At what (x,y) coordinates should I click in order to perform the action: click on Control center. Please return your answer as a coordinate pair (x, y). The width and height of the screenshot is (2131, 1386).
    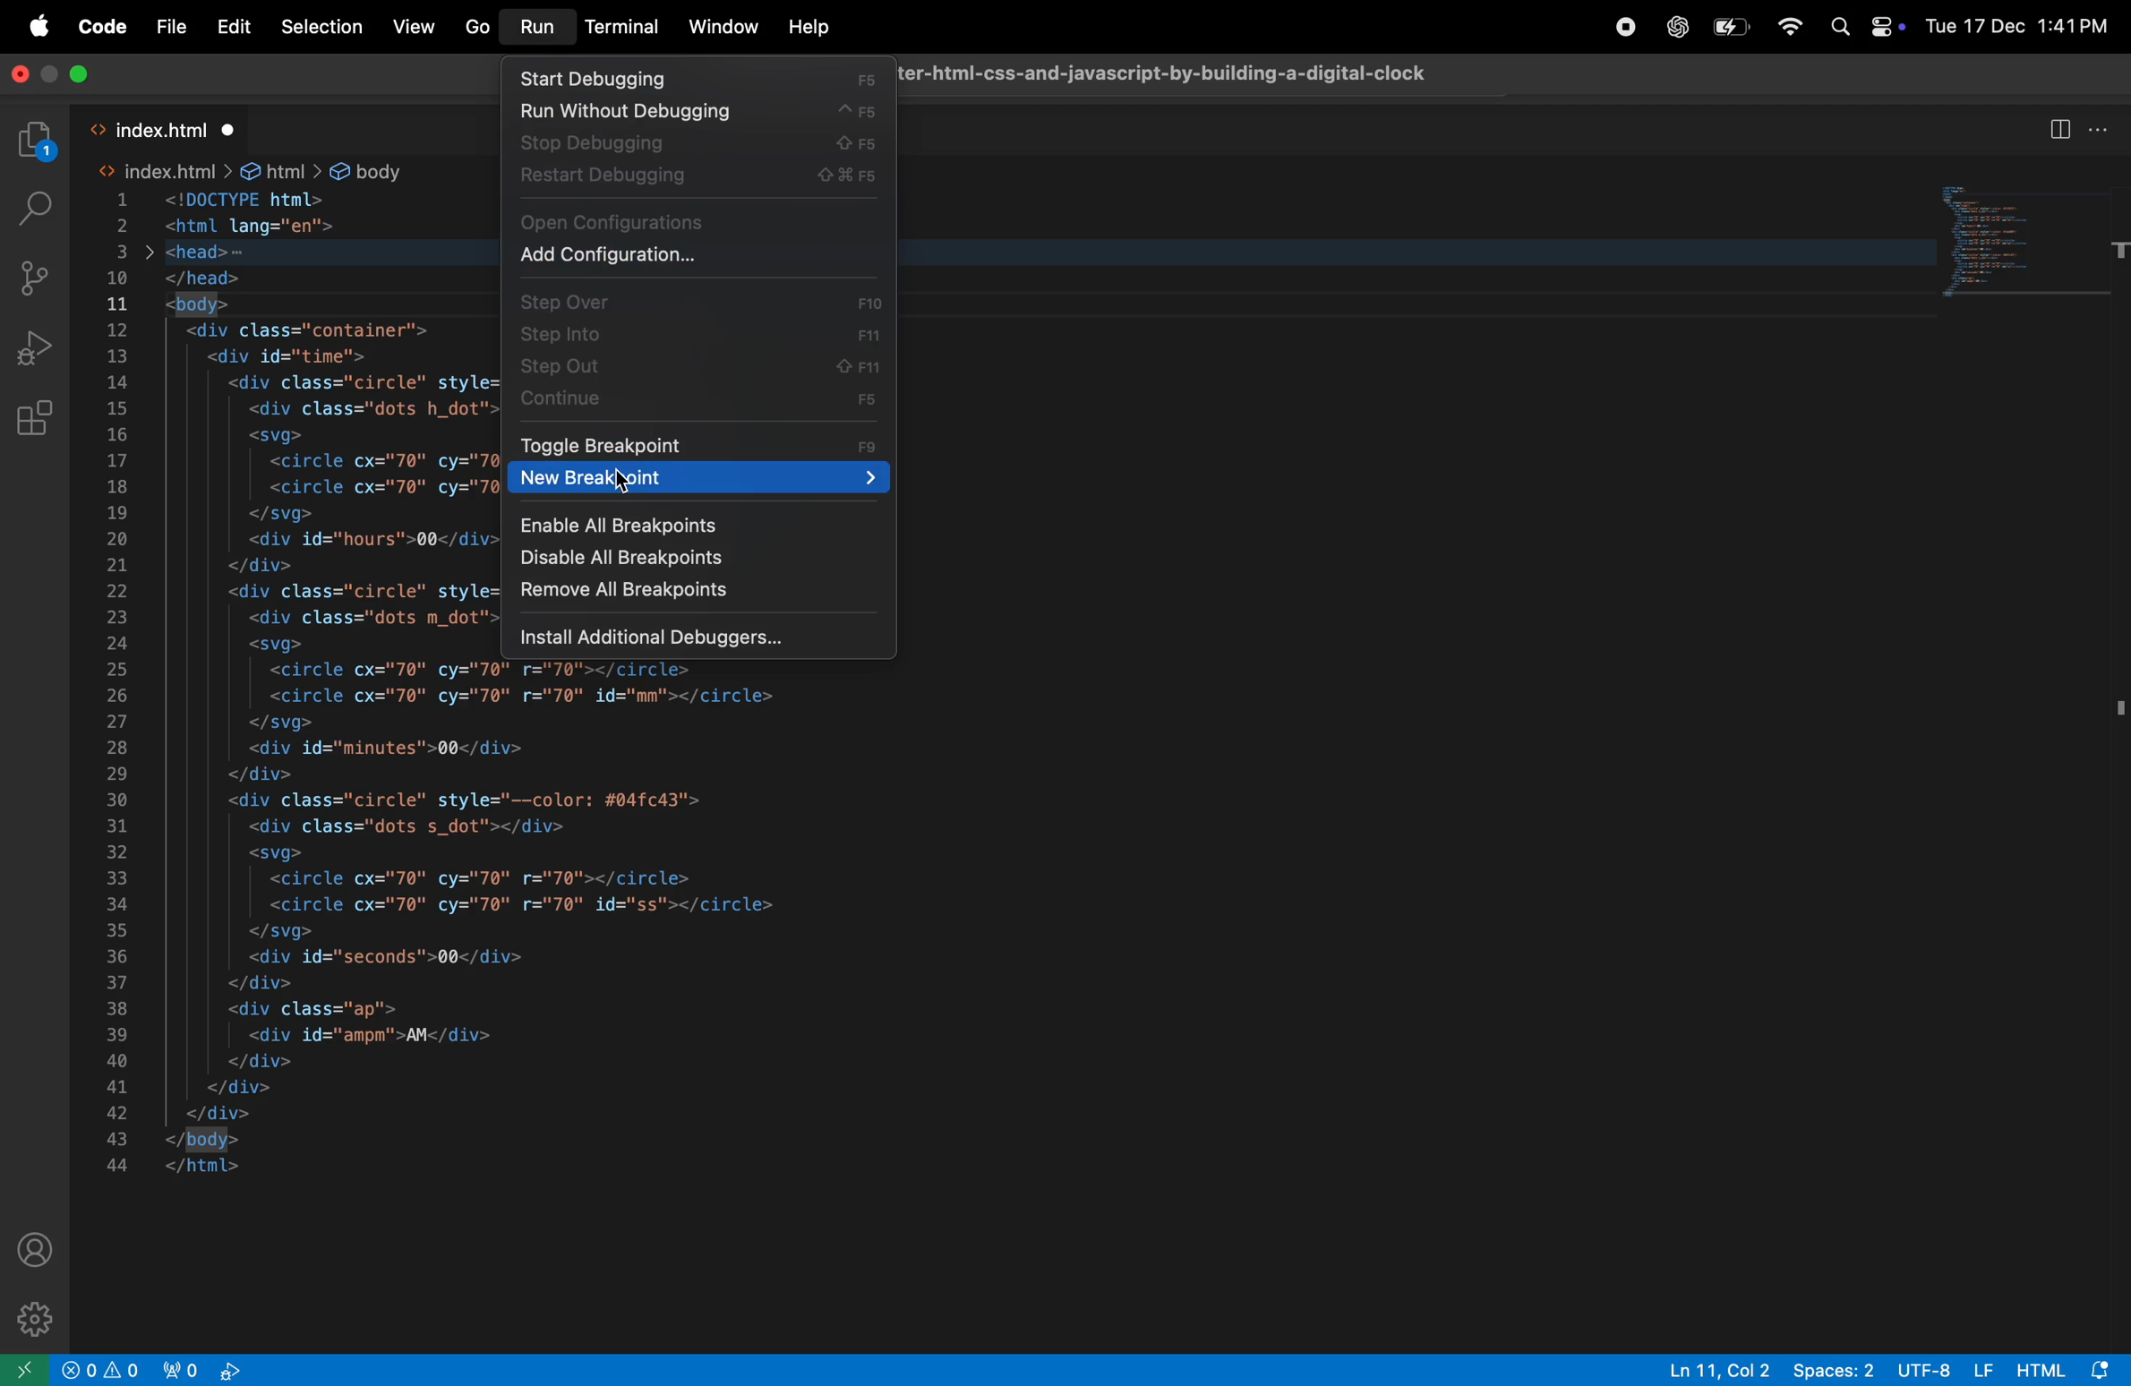
    Looking at the image, I should click on (1885, 25).